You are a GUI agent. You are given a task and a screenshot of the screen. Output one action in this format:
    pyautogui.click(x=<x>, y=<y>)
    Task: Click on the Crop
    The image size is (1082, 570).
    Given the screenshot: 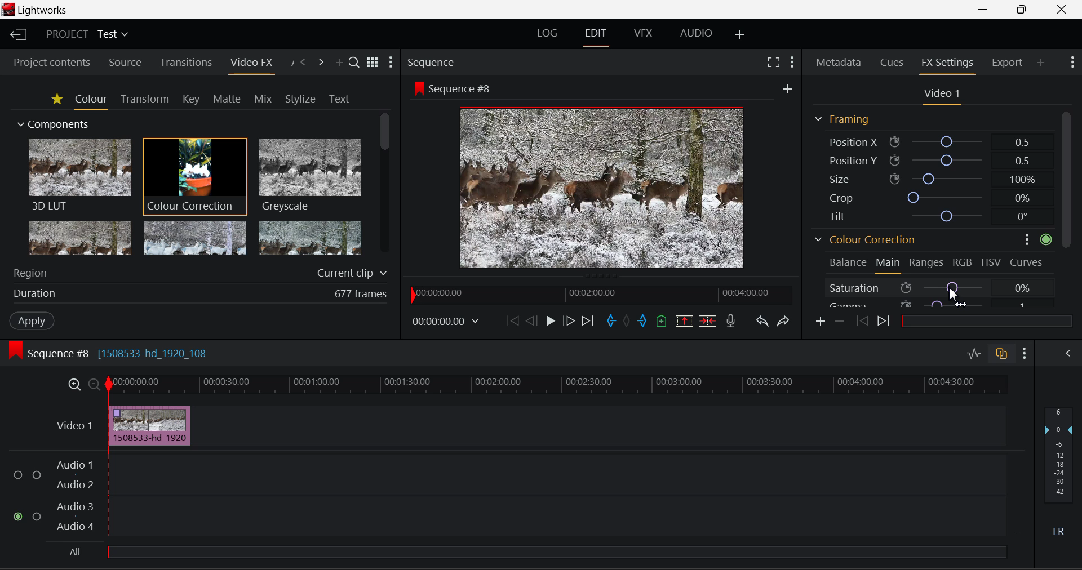 What is the action you would take?
    pyautogui.click(x=928, y=197)
    